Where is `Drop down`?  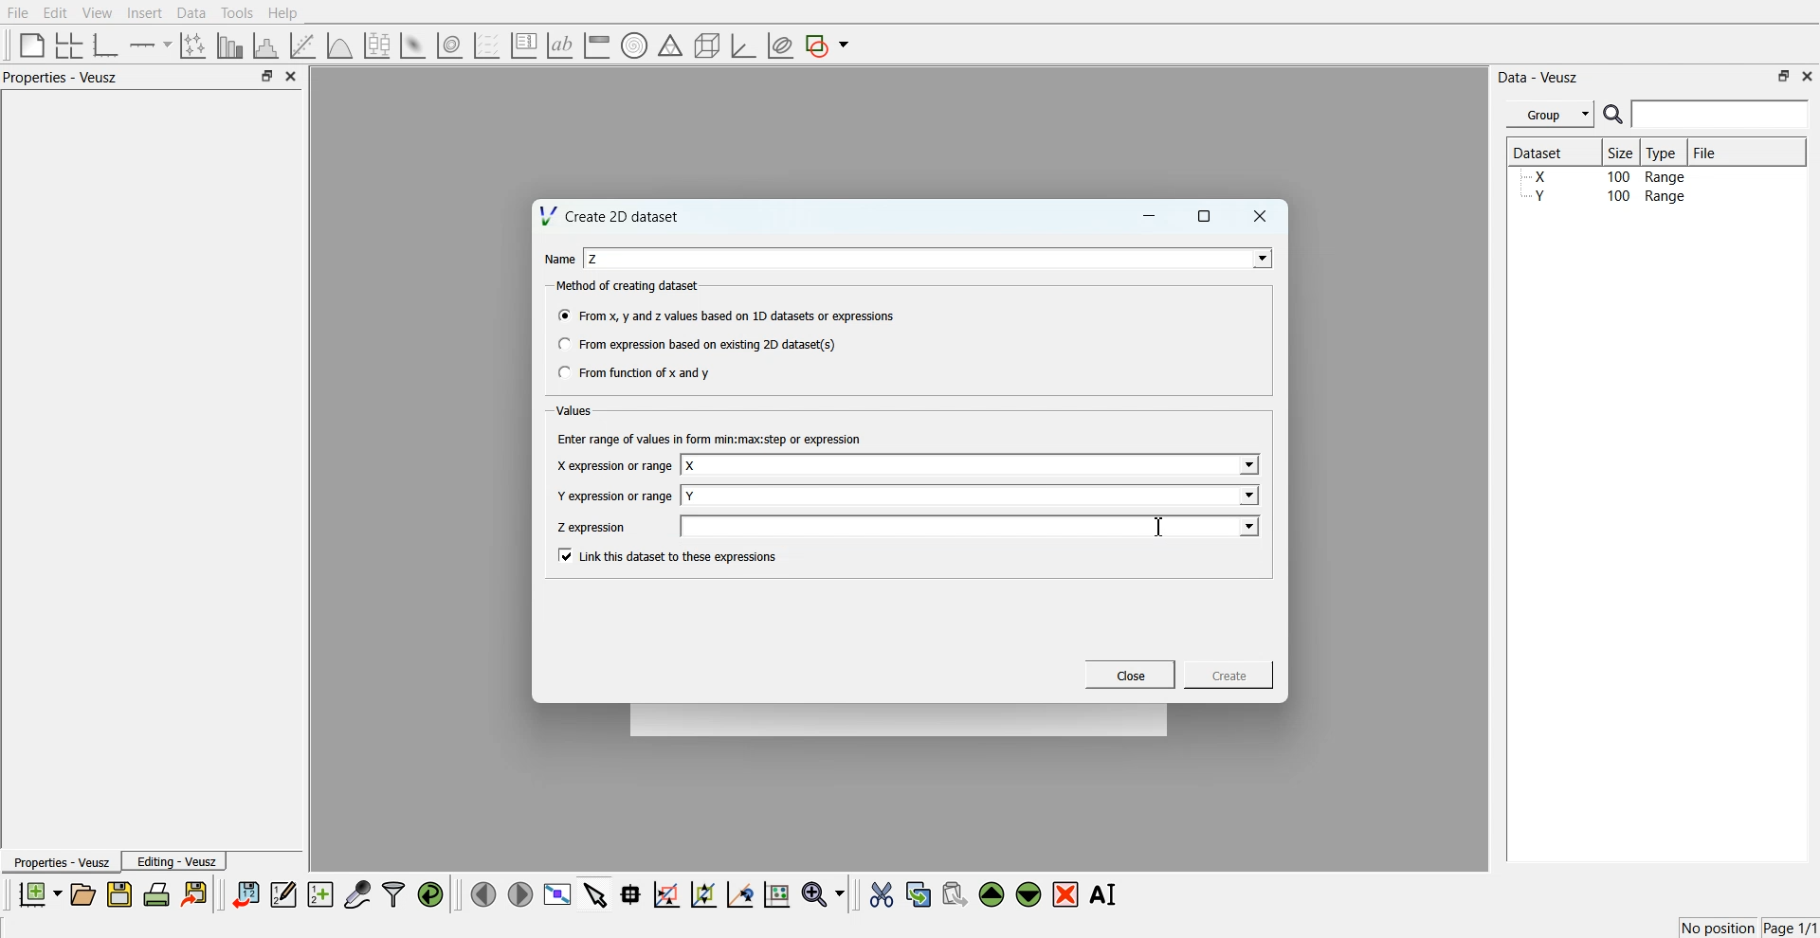 Drop down is located at coordinates (1247, 526).